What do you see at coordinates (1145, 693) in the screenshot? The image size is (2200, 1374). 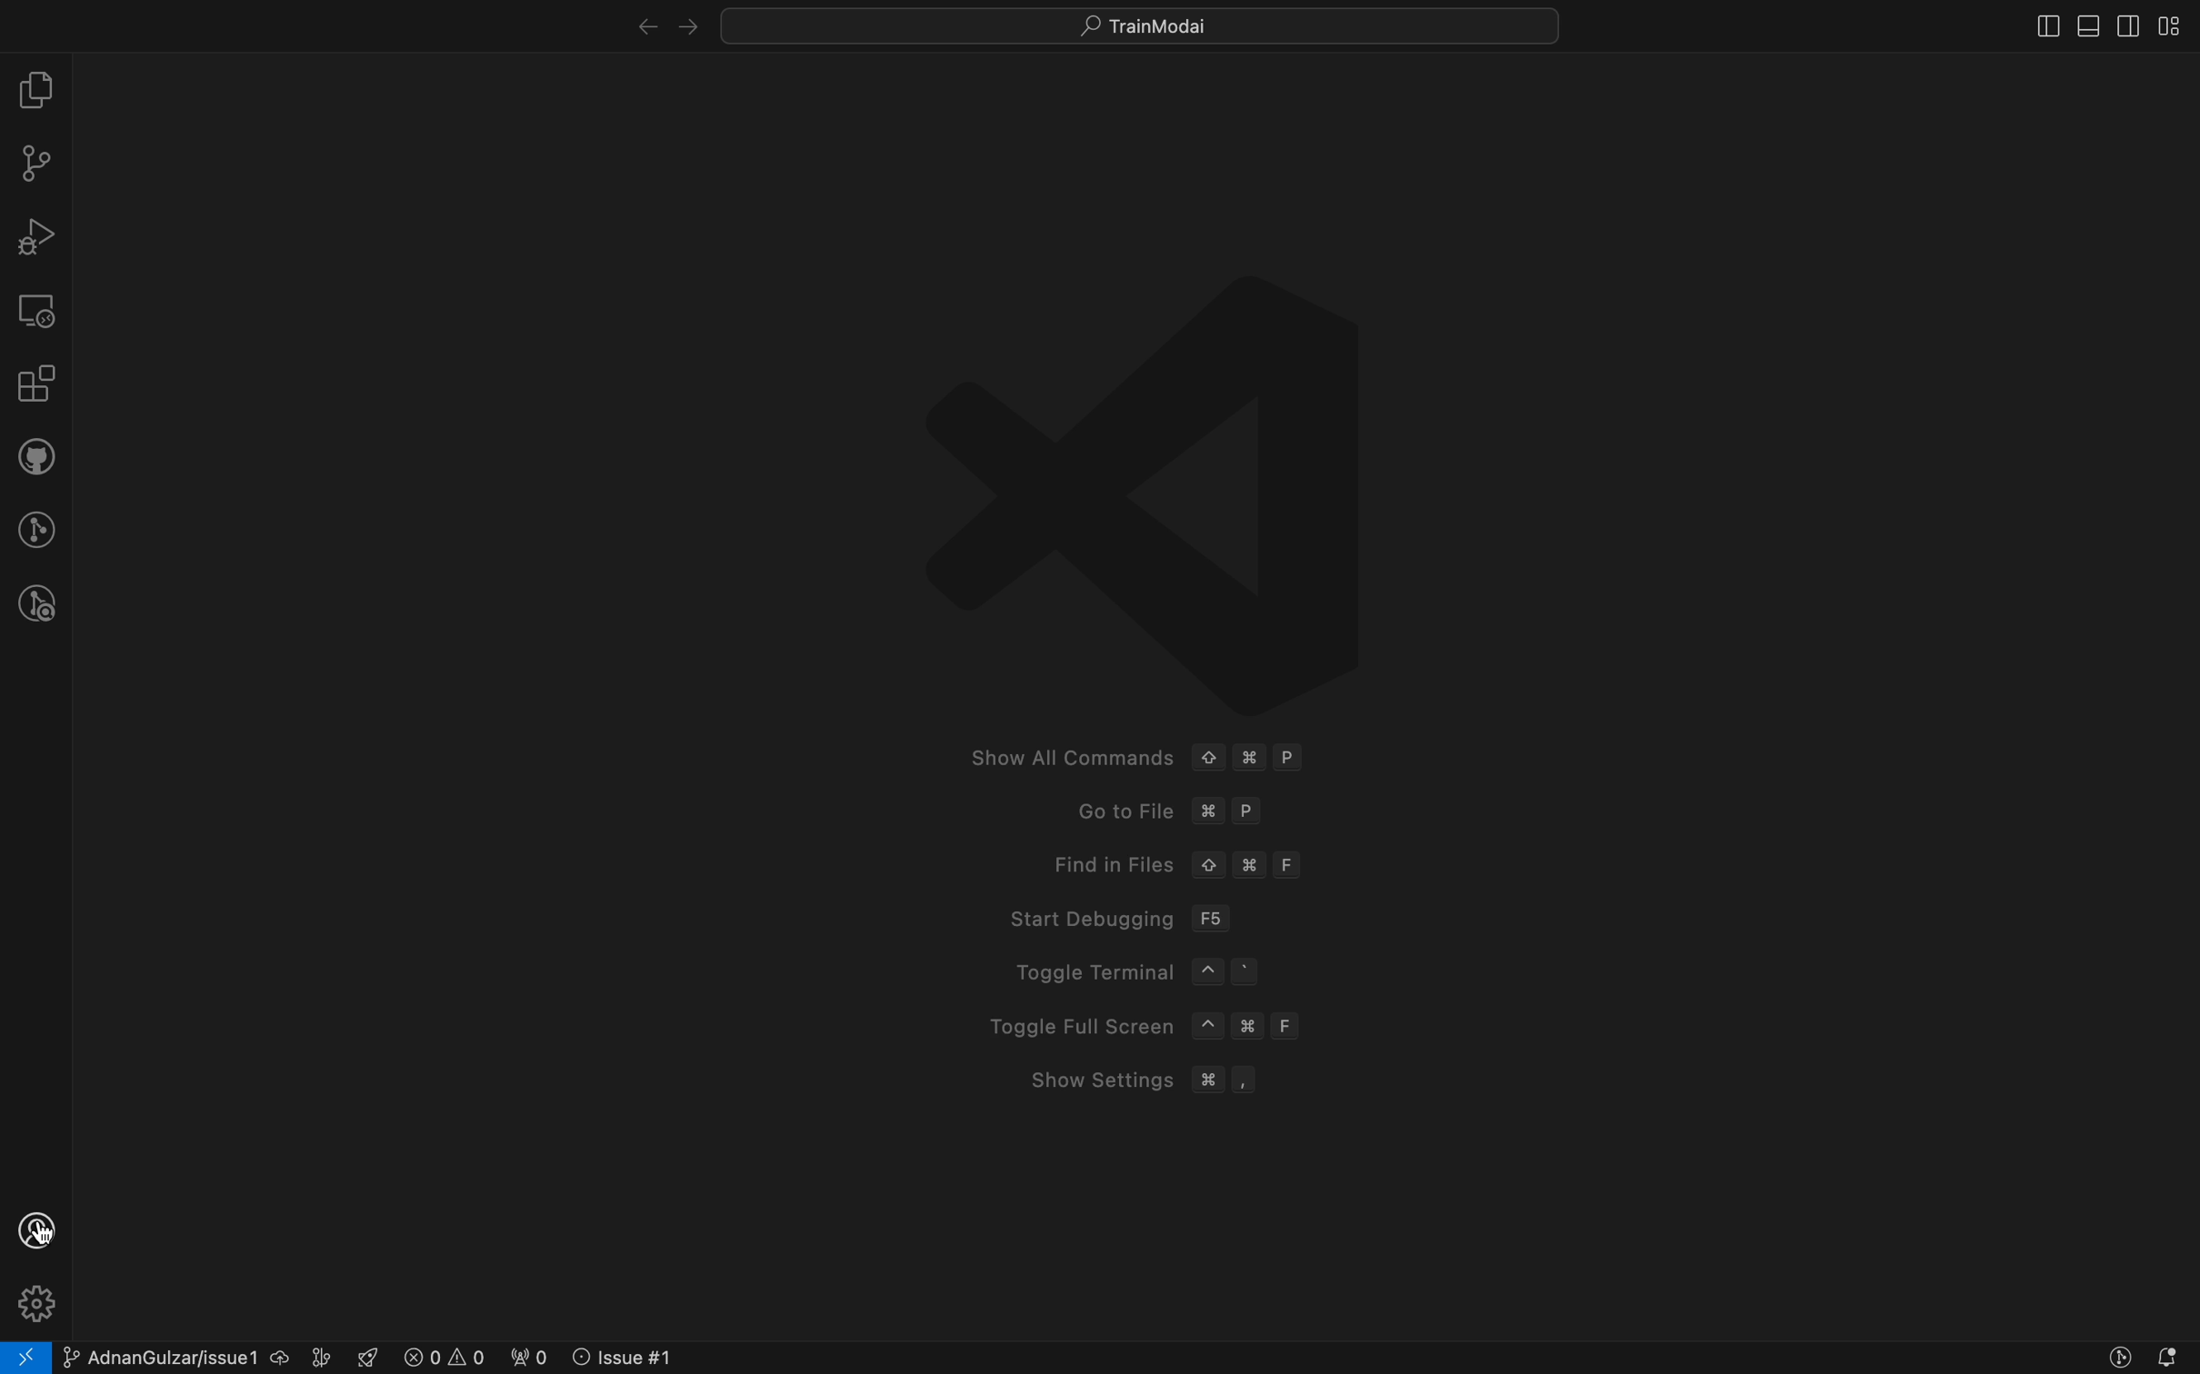 I see `welcome screen` at bounding box center [1145, 693].